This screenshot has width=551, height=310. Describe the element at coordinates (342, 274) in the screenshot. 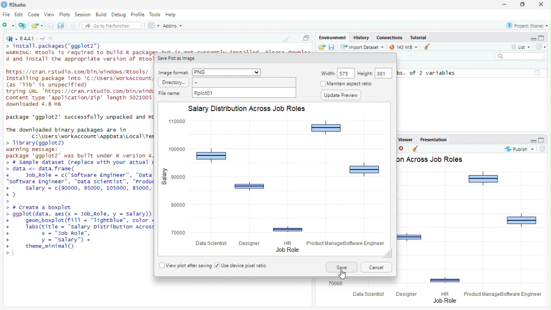

I see `Cursor` at that location.